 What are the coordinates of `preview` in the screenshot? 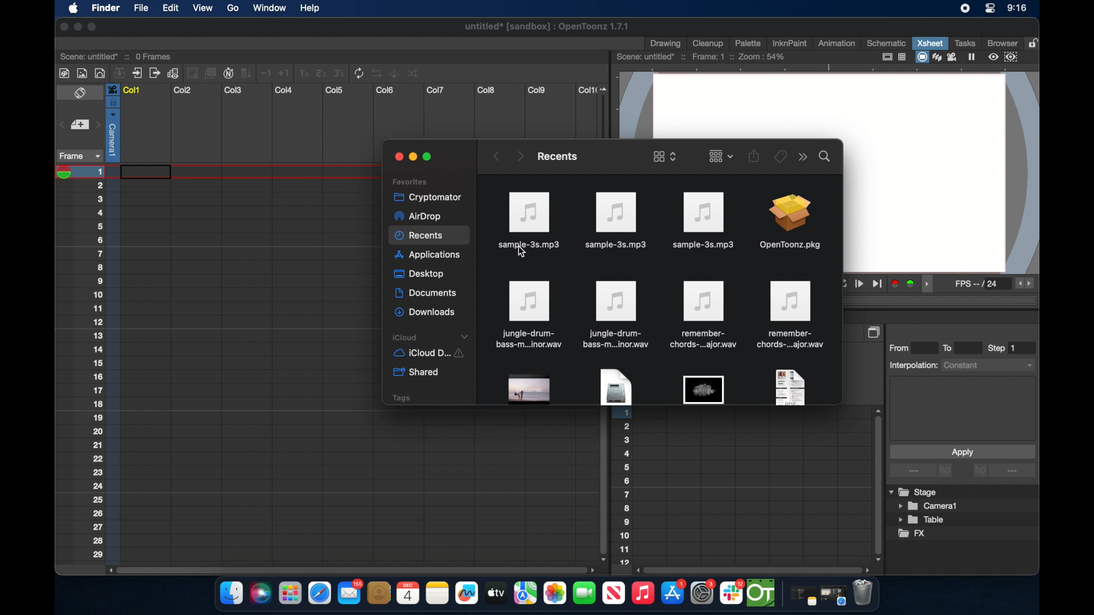 It's located at (1005, 57).